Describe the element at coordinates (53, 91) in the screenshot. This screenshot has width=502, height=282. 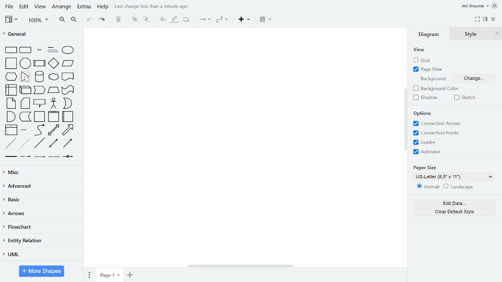
I see `trapezoid` at that location.